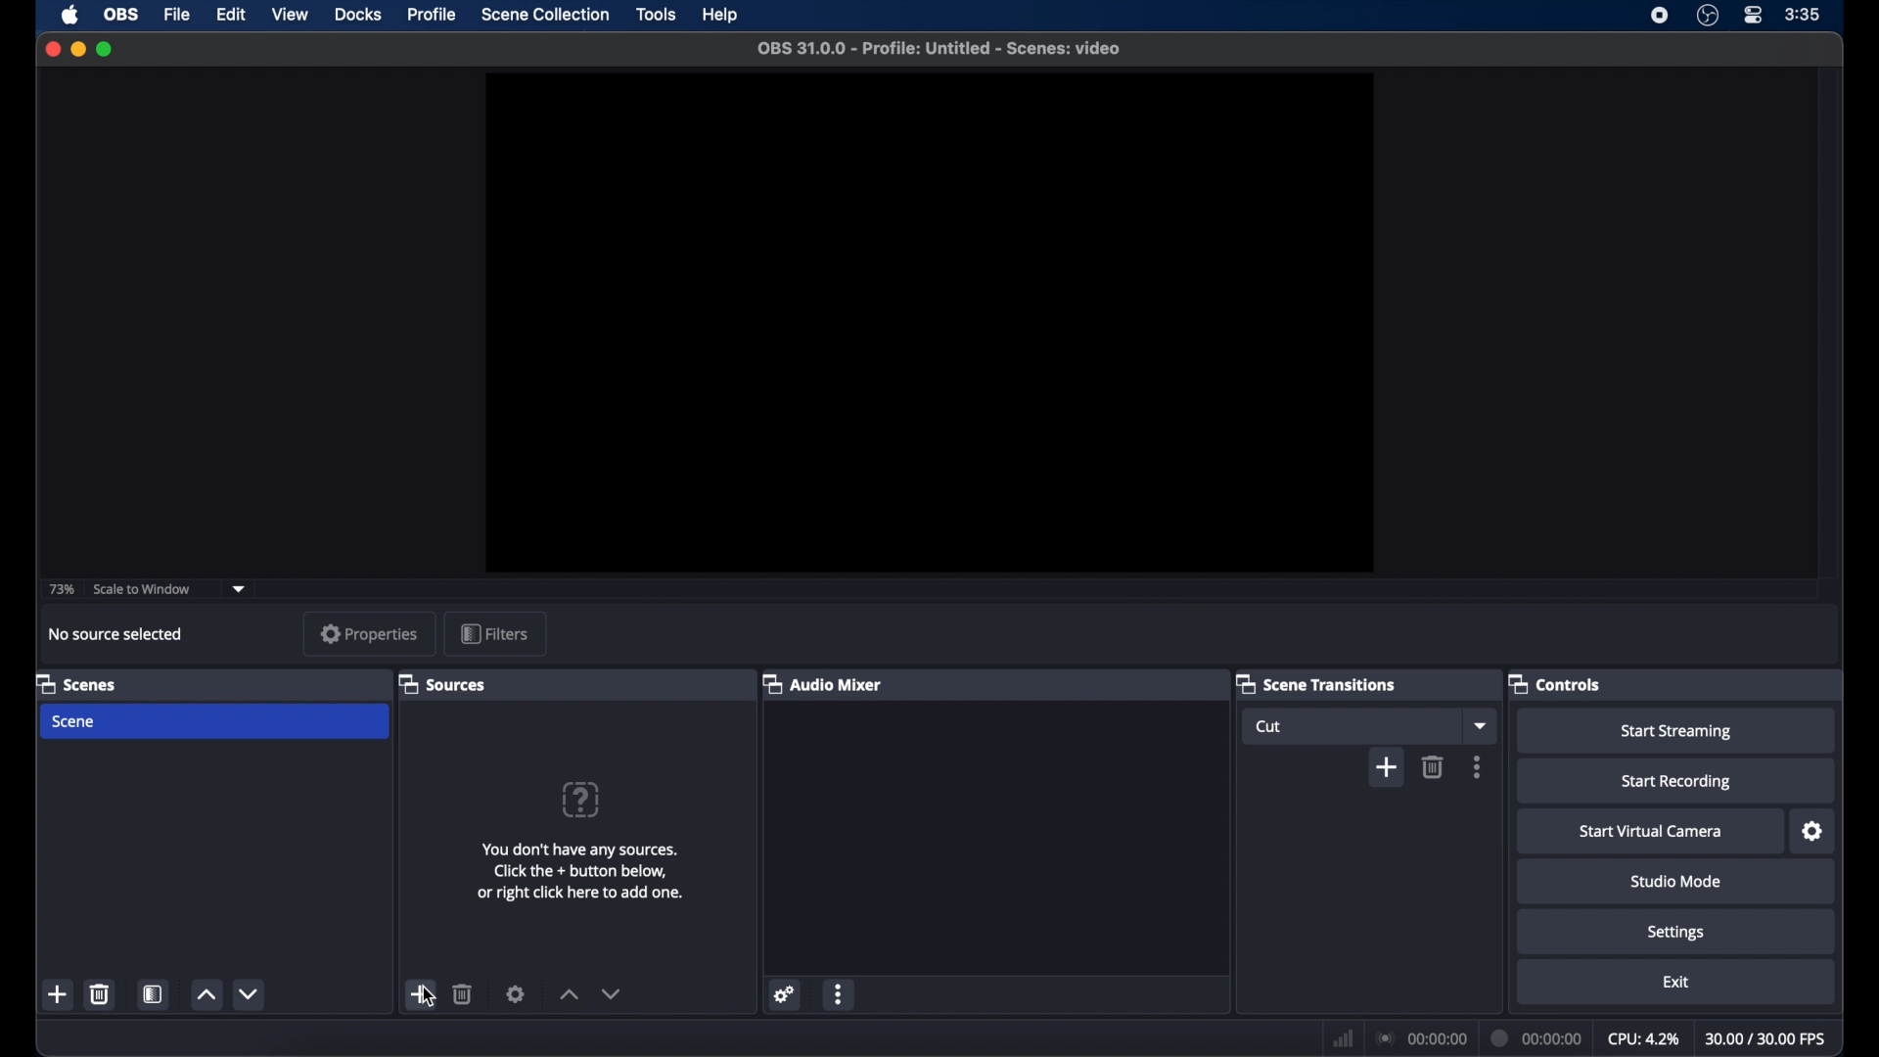  I want to click on time, so click(1803, 15).